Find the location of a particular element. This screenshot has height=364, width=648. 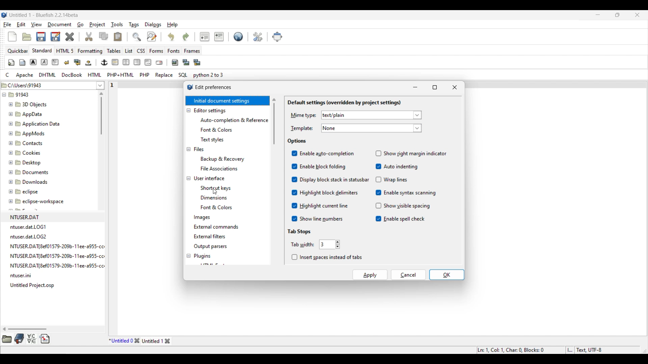

Minimize is located at coordinates (598, 14).